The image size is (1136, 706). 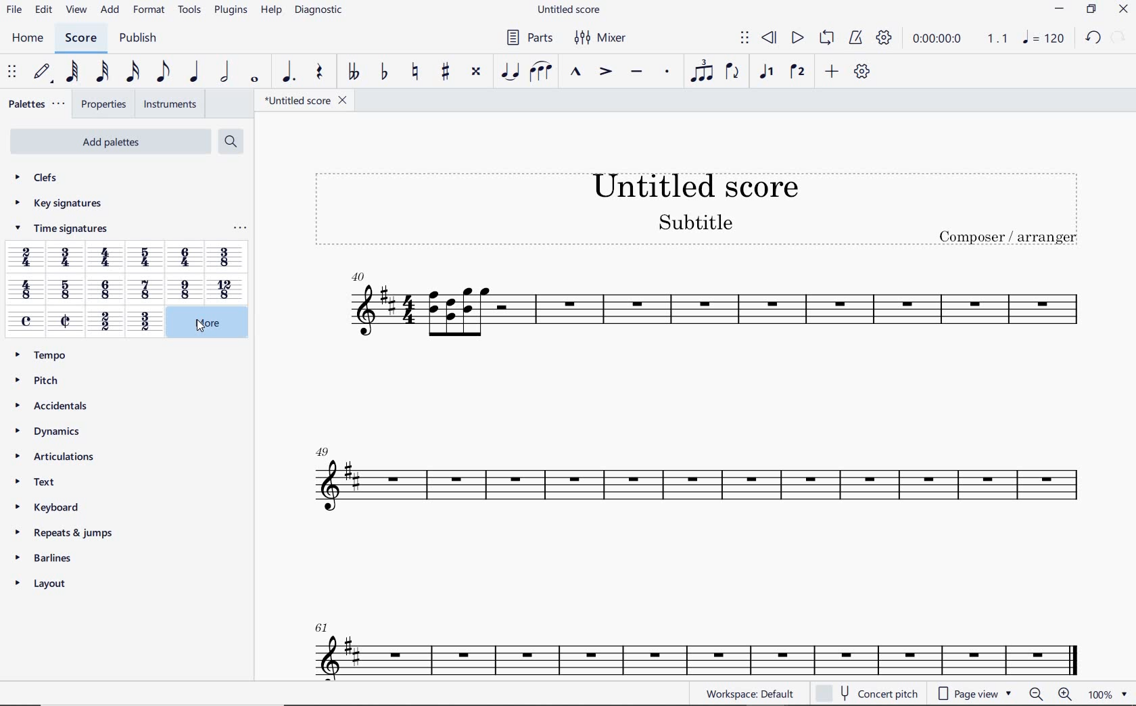 What do you see at coordinates (224, 72) in the screenshot?
I see `HALF NOTE` at bounding box center [224, 72].